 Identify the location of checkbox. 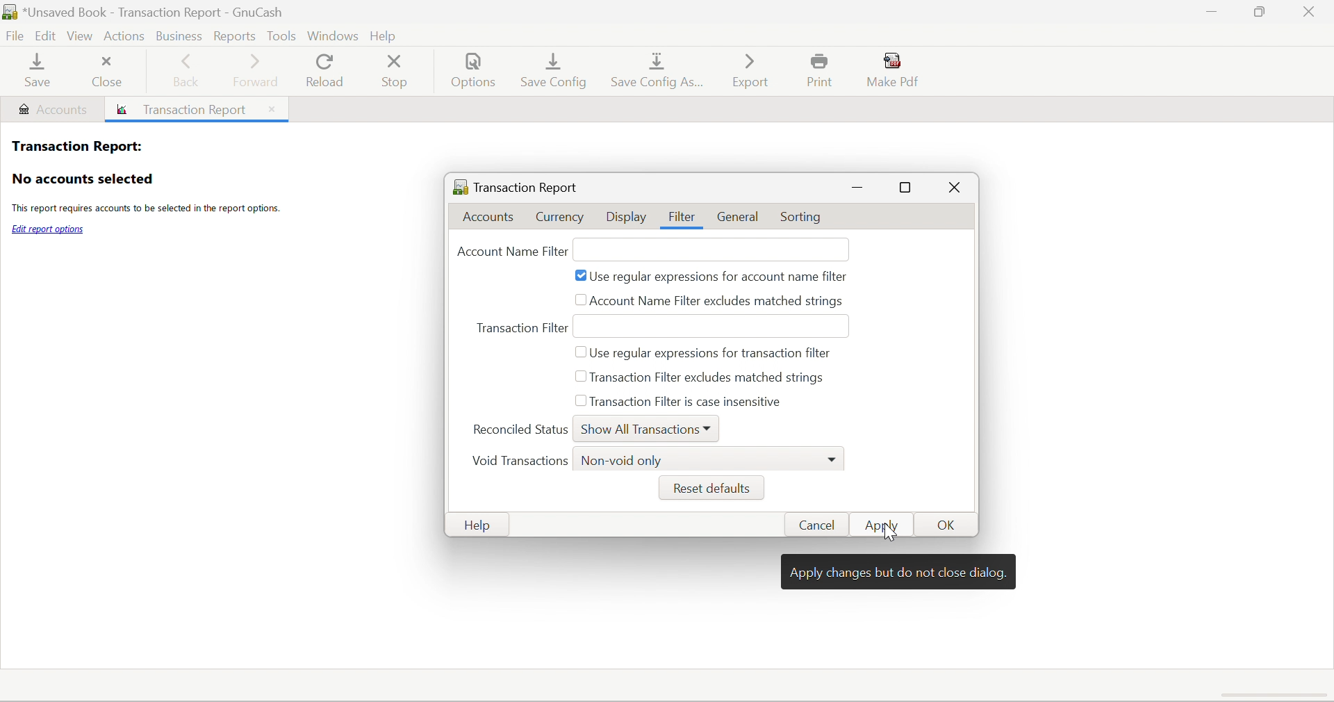
(580, 298).